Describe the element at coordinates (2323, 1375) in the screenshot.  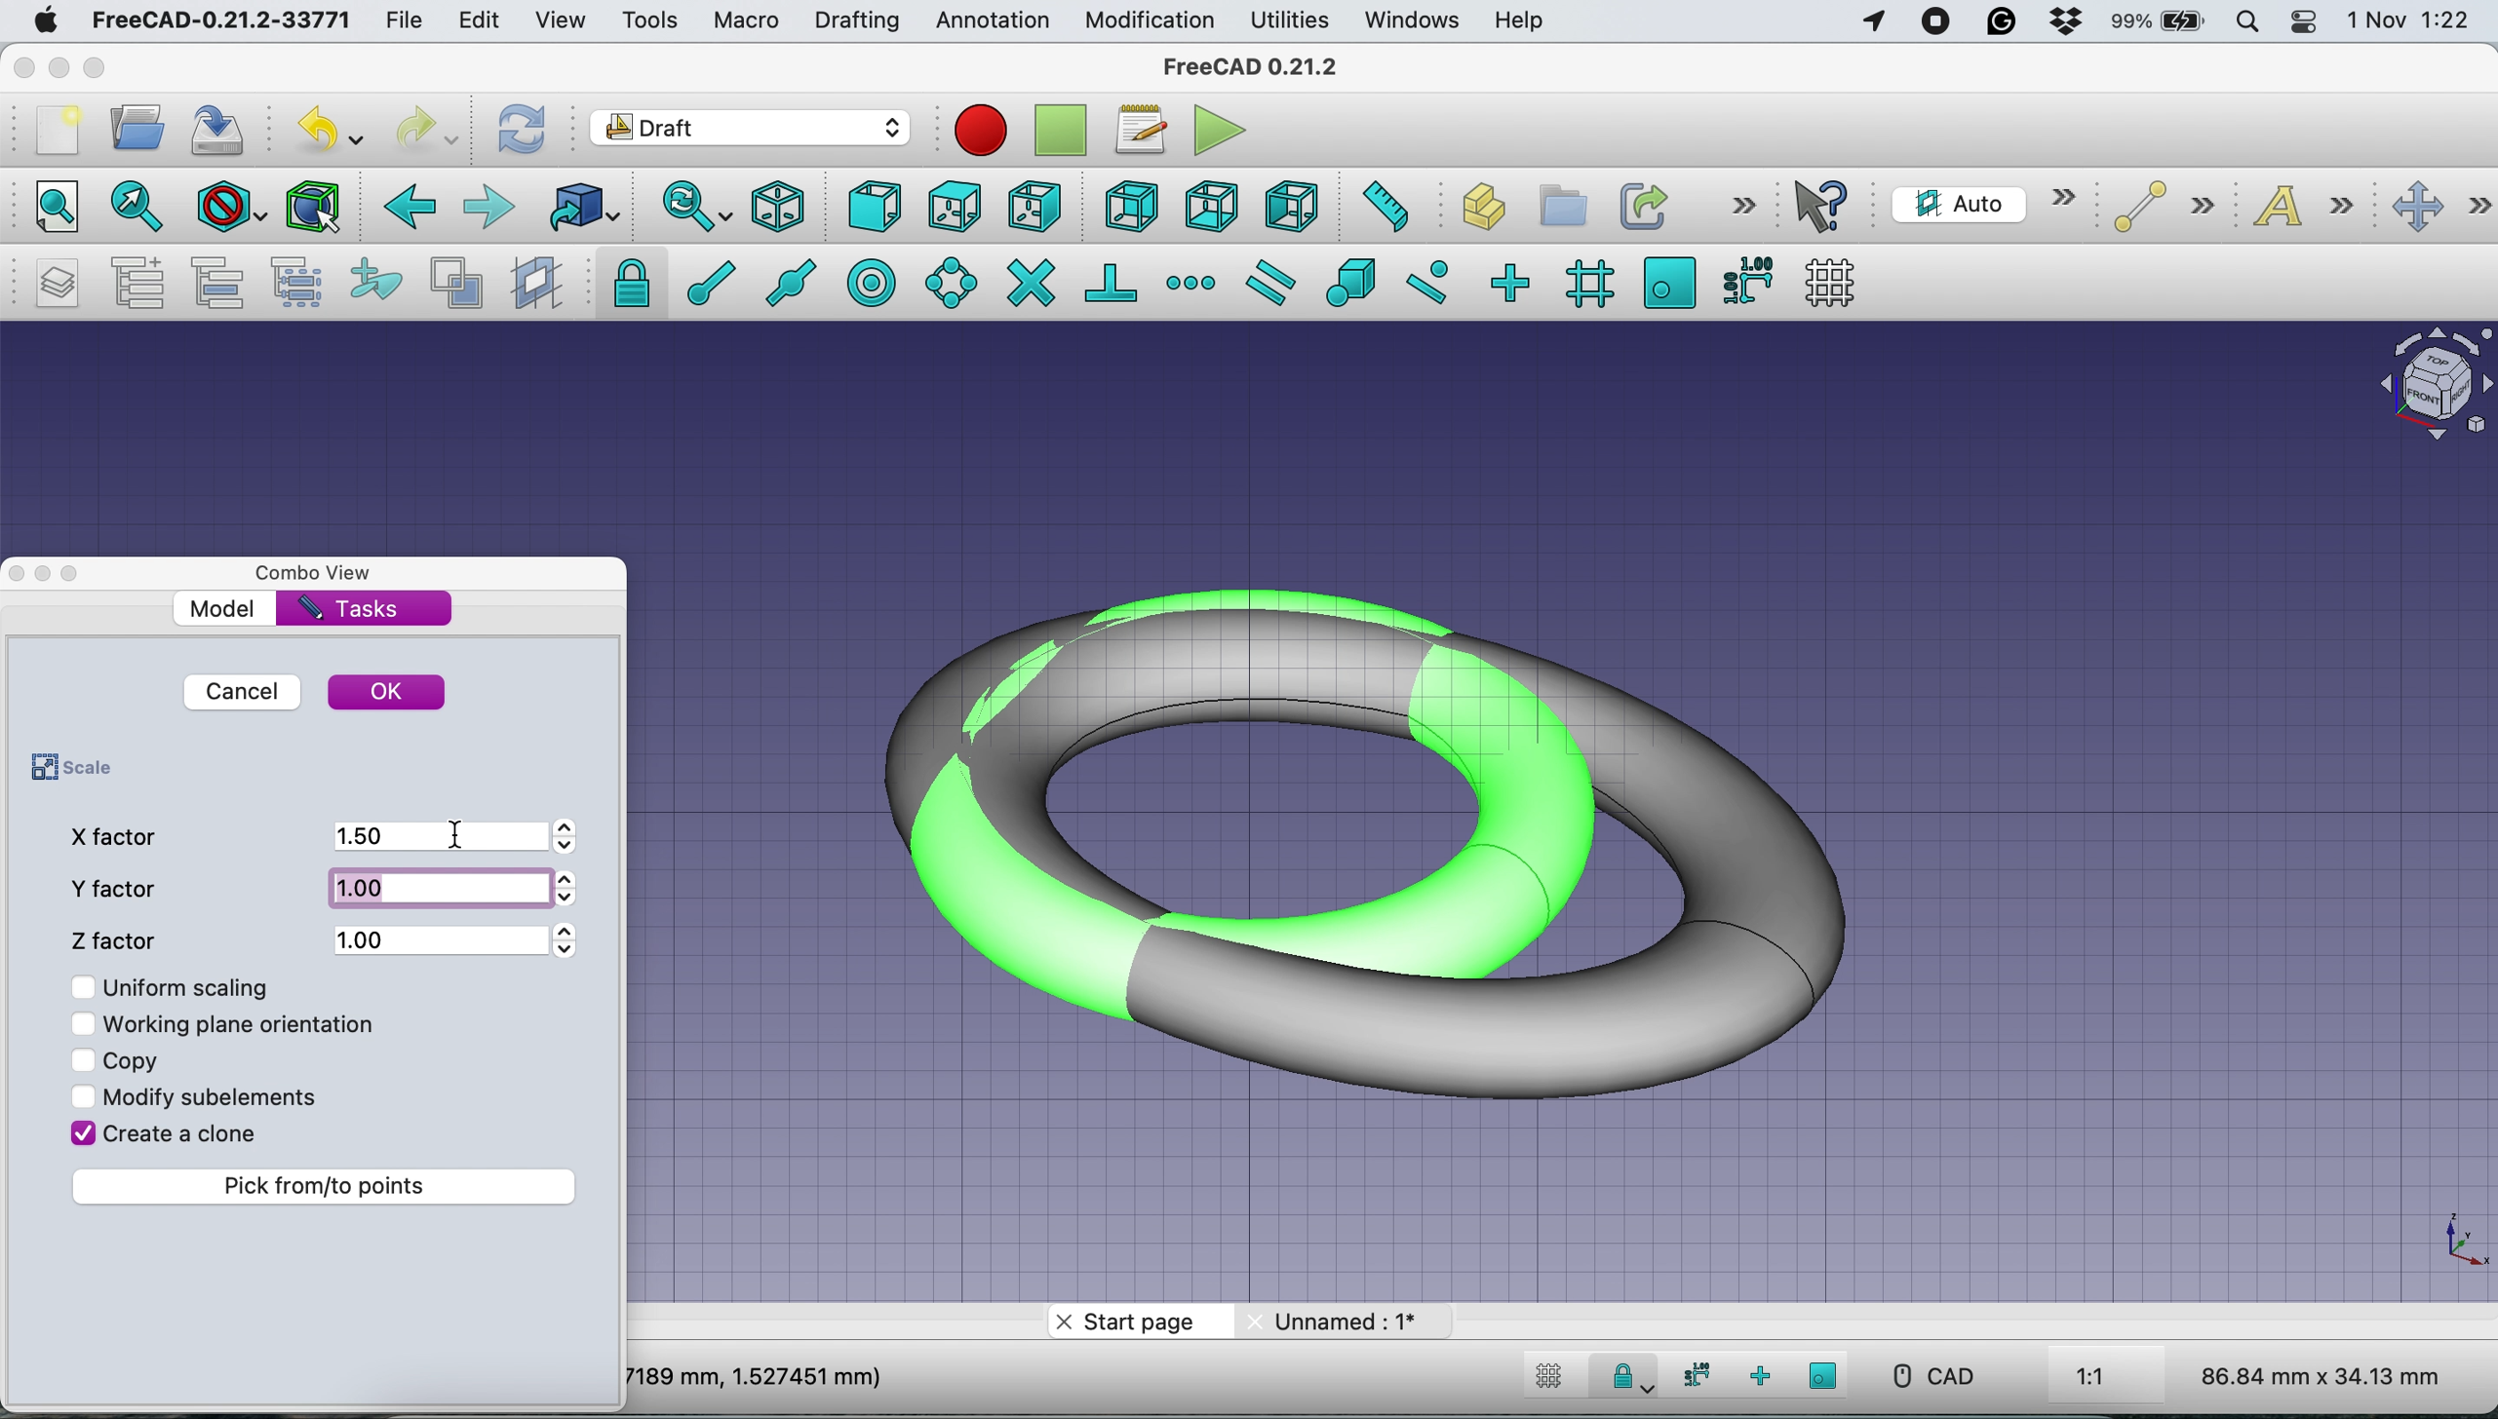
I see `86.84 mm x 34.13 mm` at that location.